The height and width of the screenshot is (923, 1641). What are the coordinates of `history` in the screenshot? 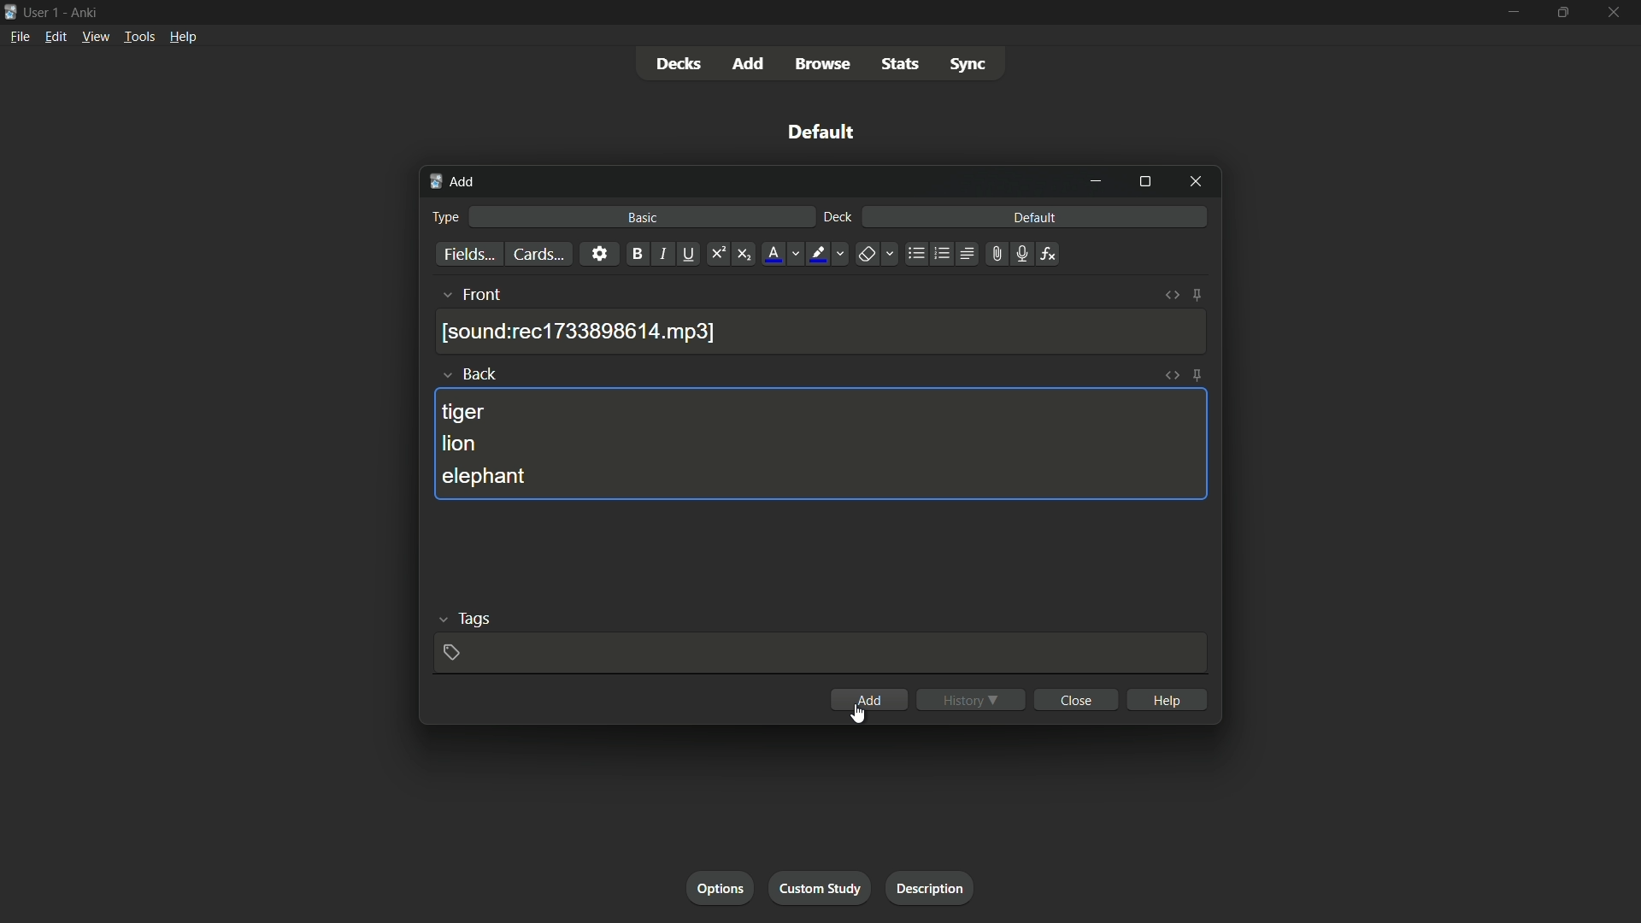 It's located at (971, 699).